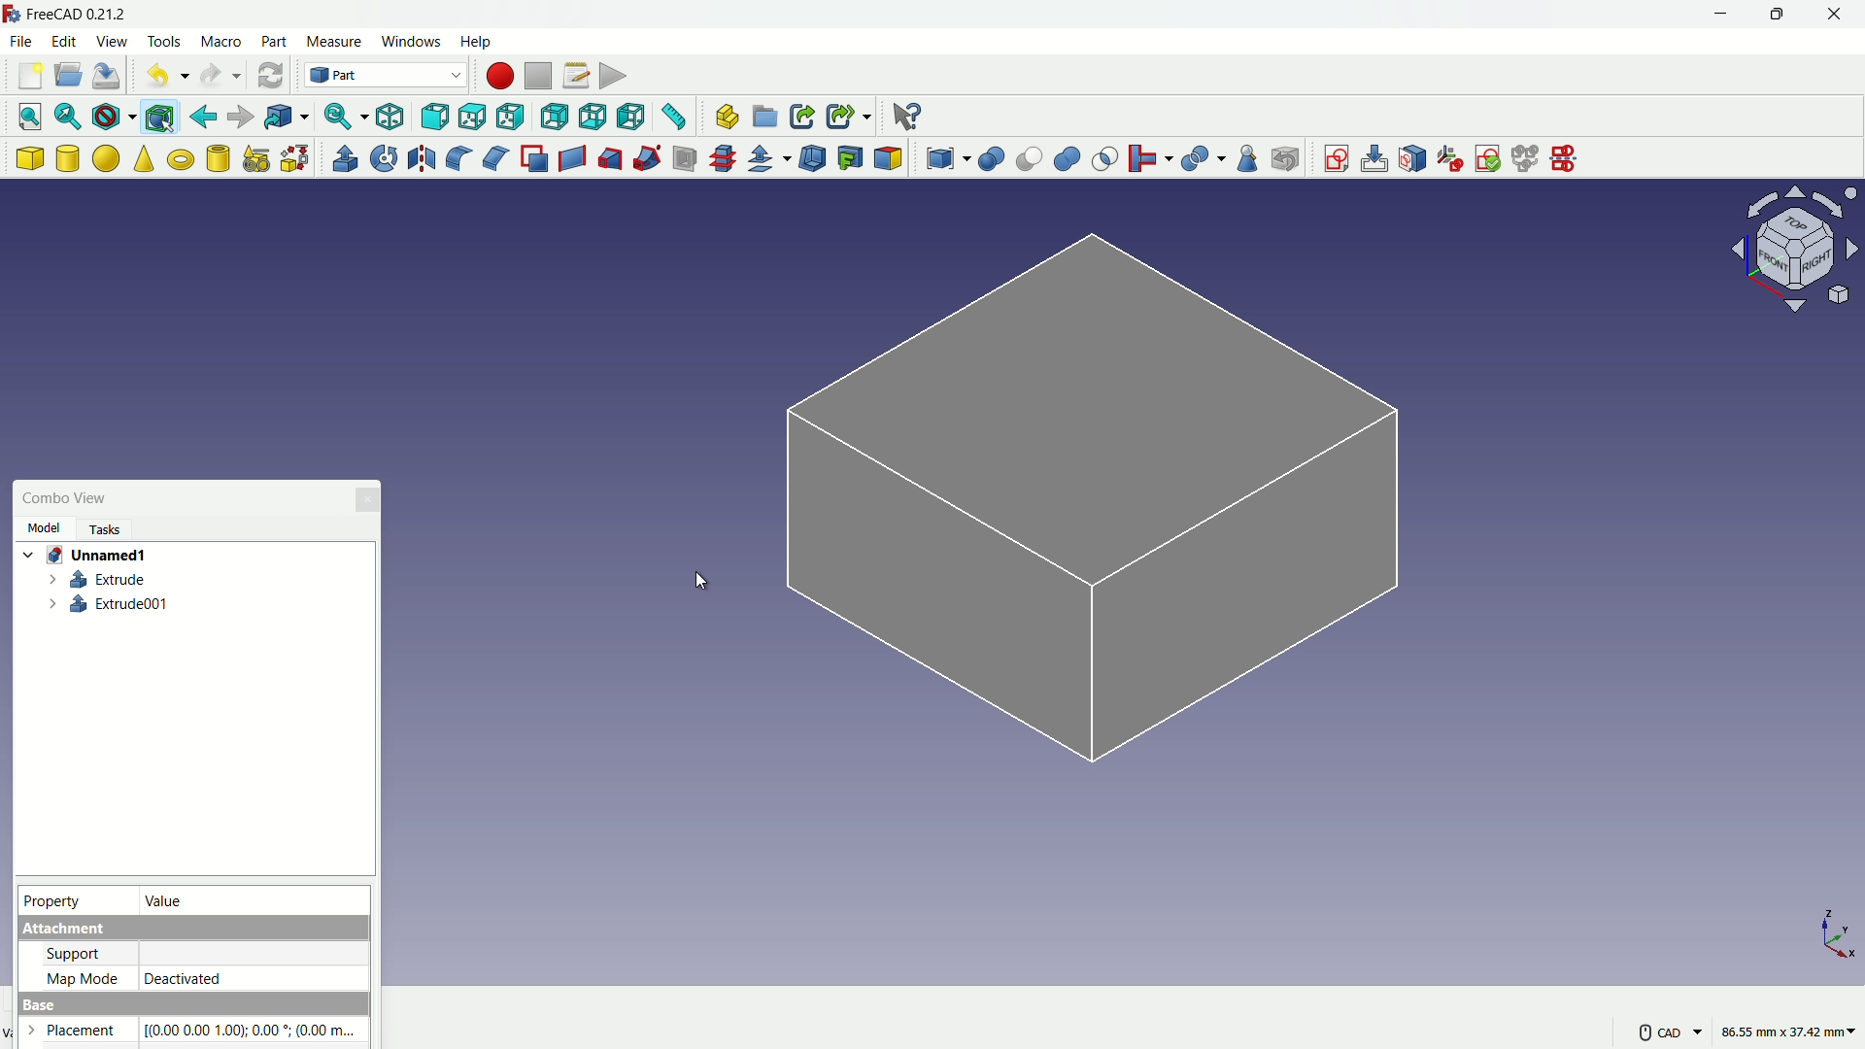 The image size is (1865, 1049). Describe the element at coordinates (167, 901) in the screenshot. I see `value` at that location.